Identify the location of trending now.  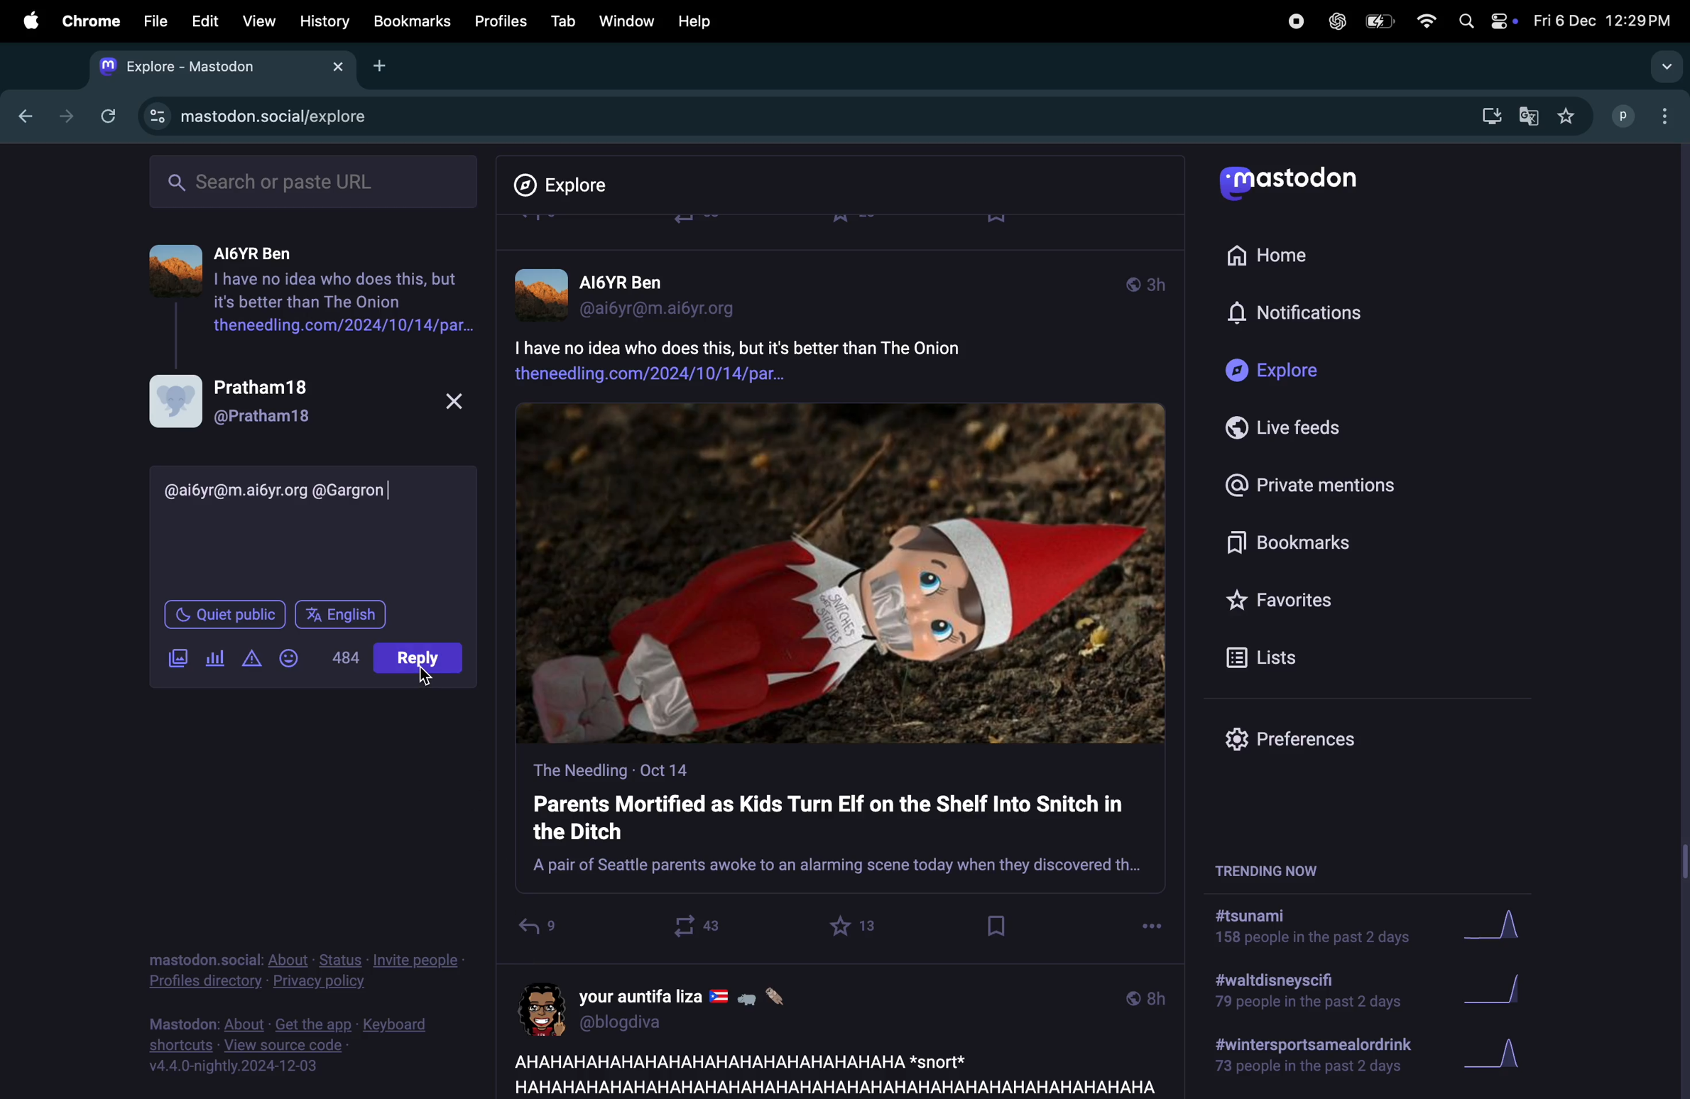
(1284, 868).